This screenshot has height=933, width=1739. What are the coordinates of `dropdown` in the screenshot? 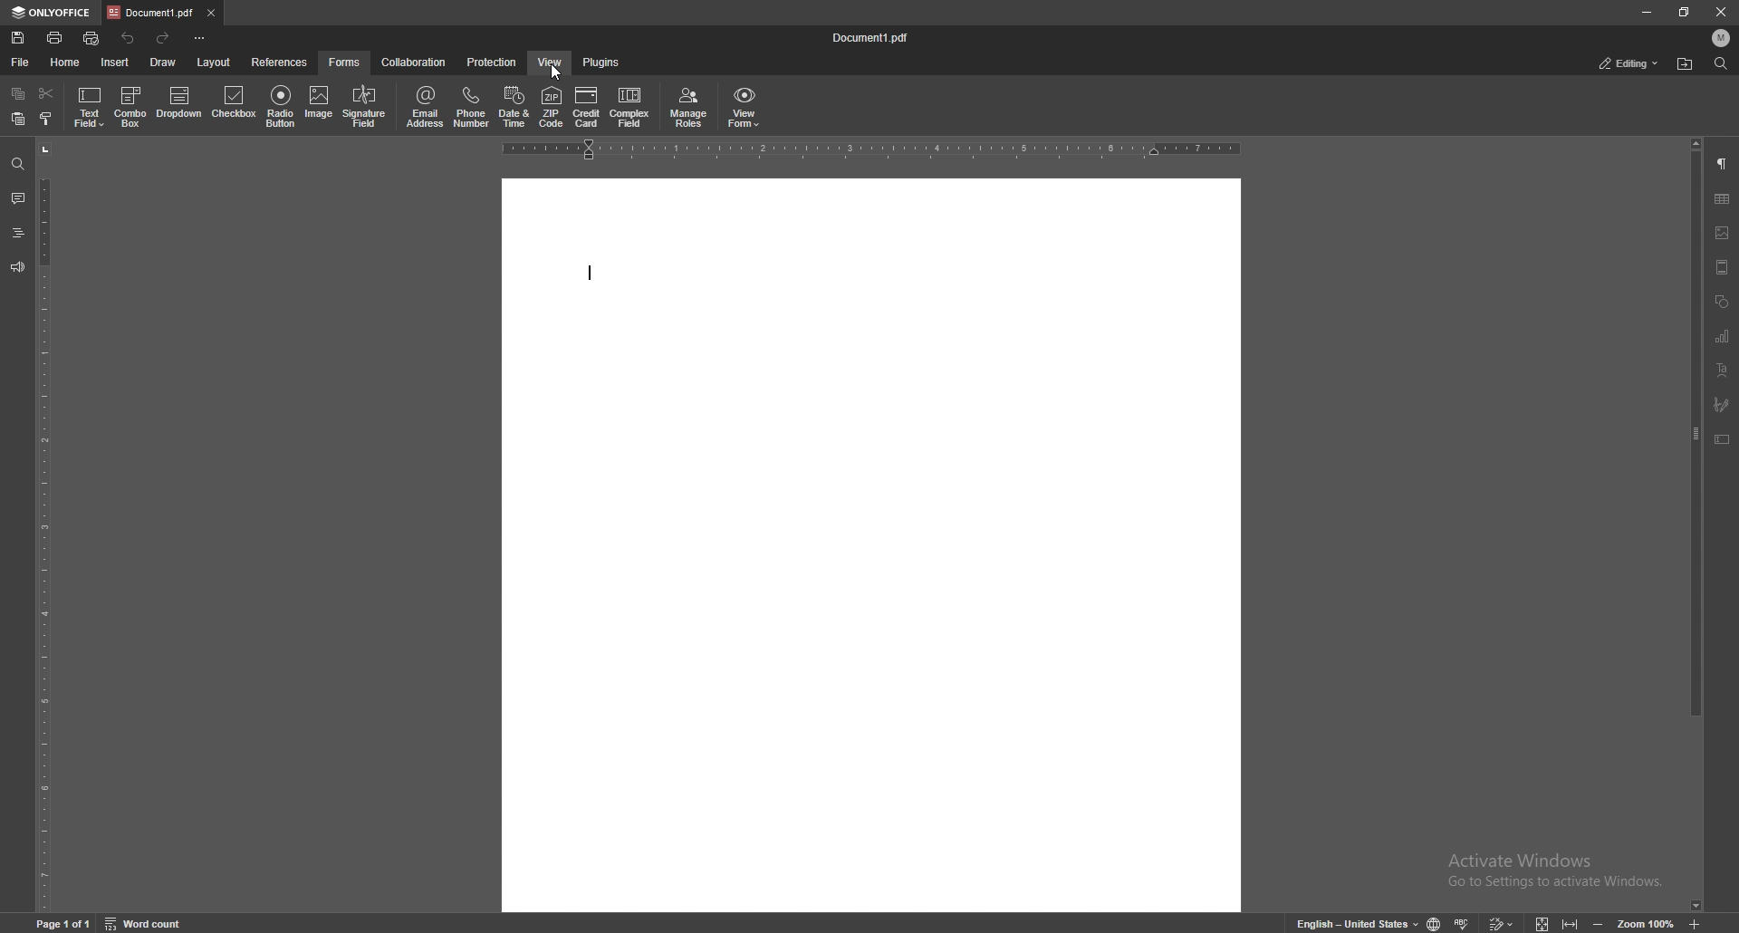 It's located at (179, 106).